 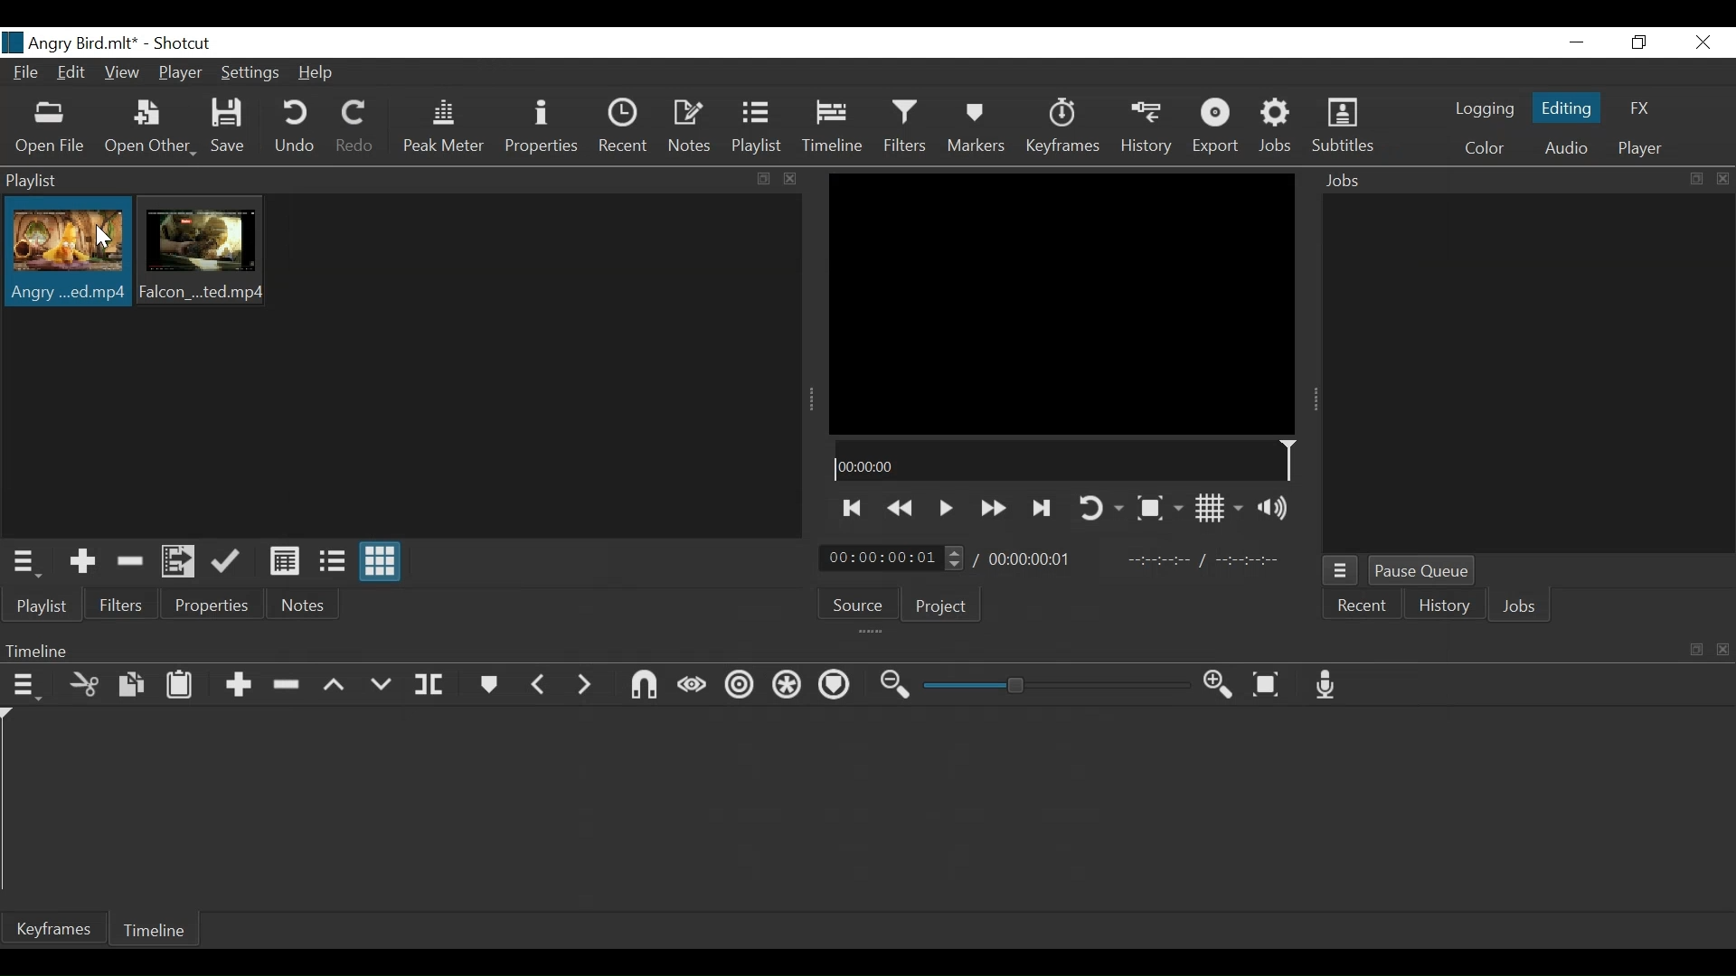 What do you see at coordinates (948, 508) in the screenshot?
I see `Toggle play or pause` at bounding box center [948, 508].